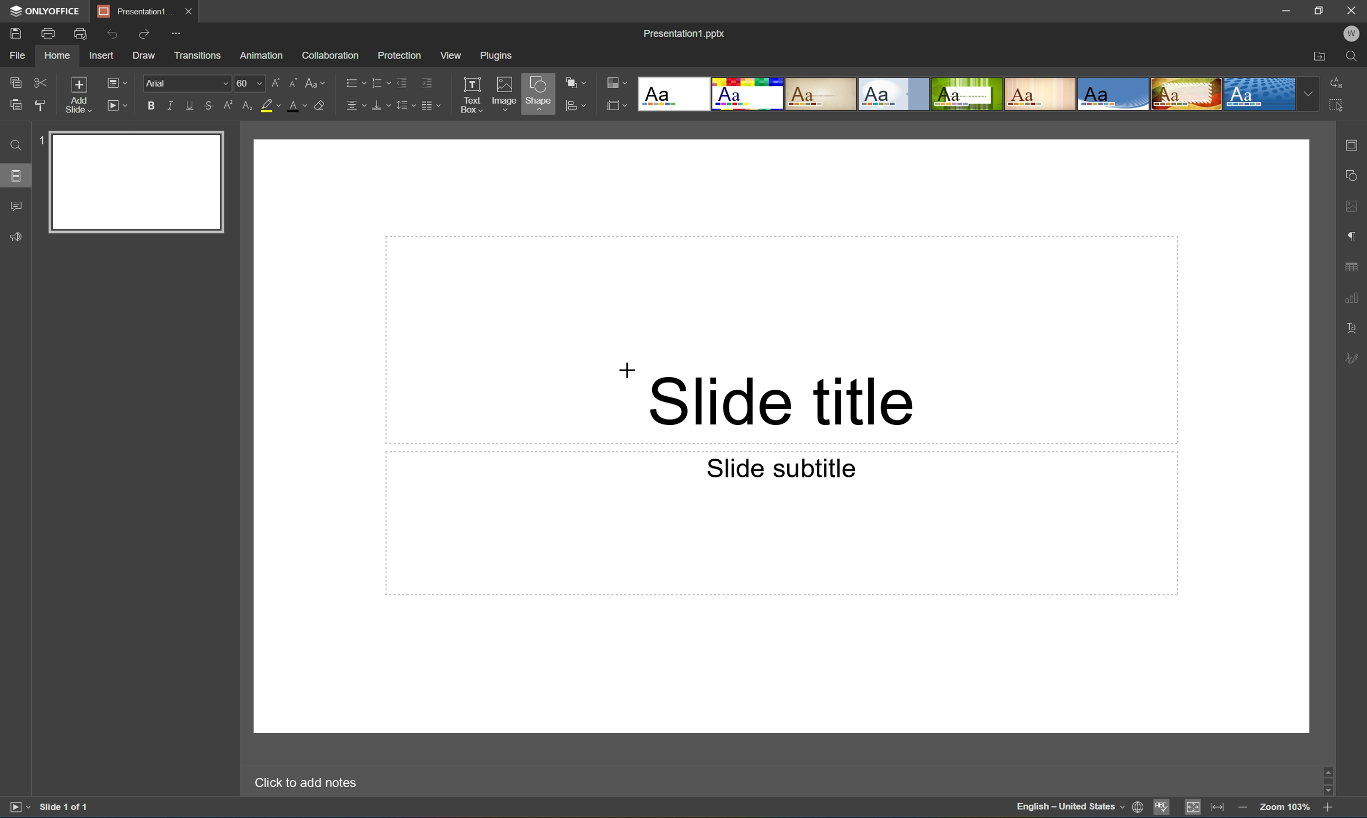  I want to click on Start slideshow, so click(119, 106).